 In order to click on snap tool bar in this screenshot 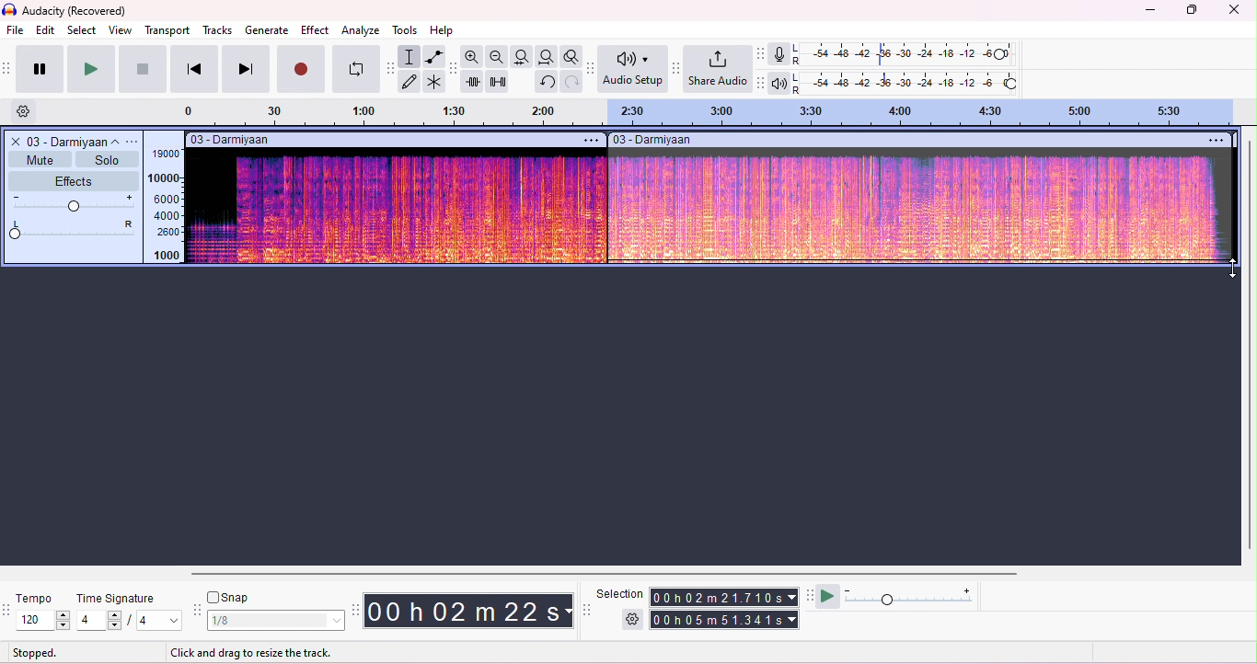, I will do `click(200, 611)`.